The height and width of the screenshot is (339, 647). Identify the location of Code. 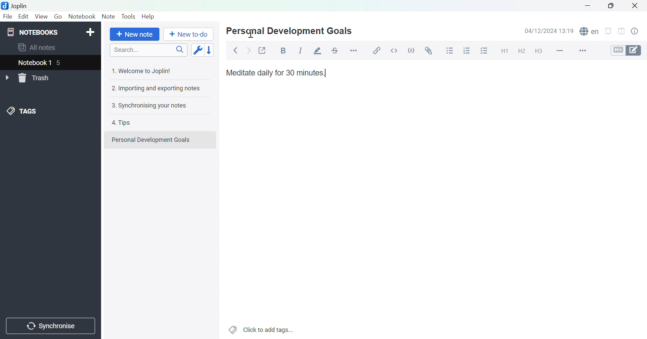
(411, 50).